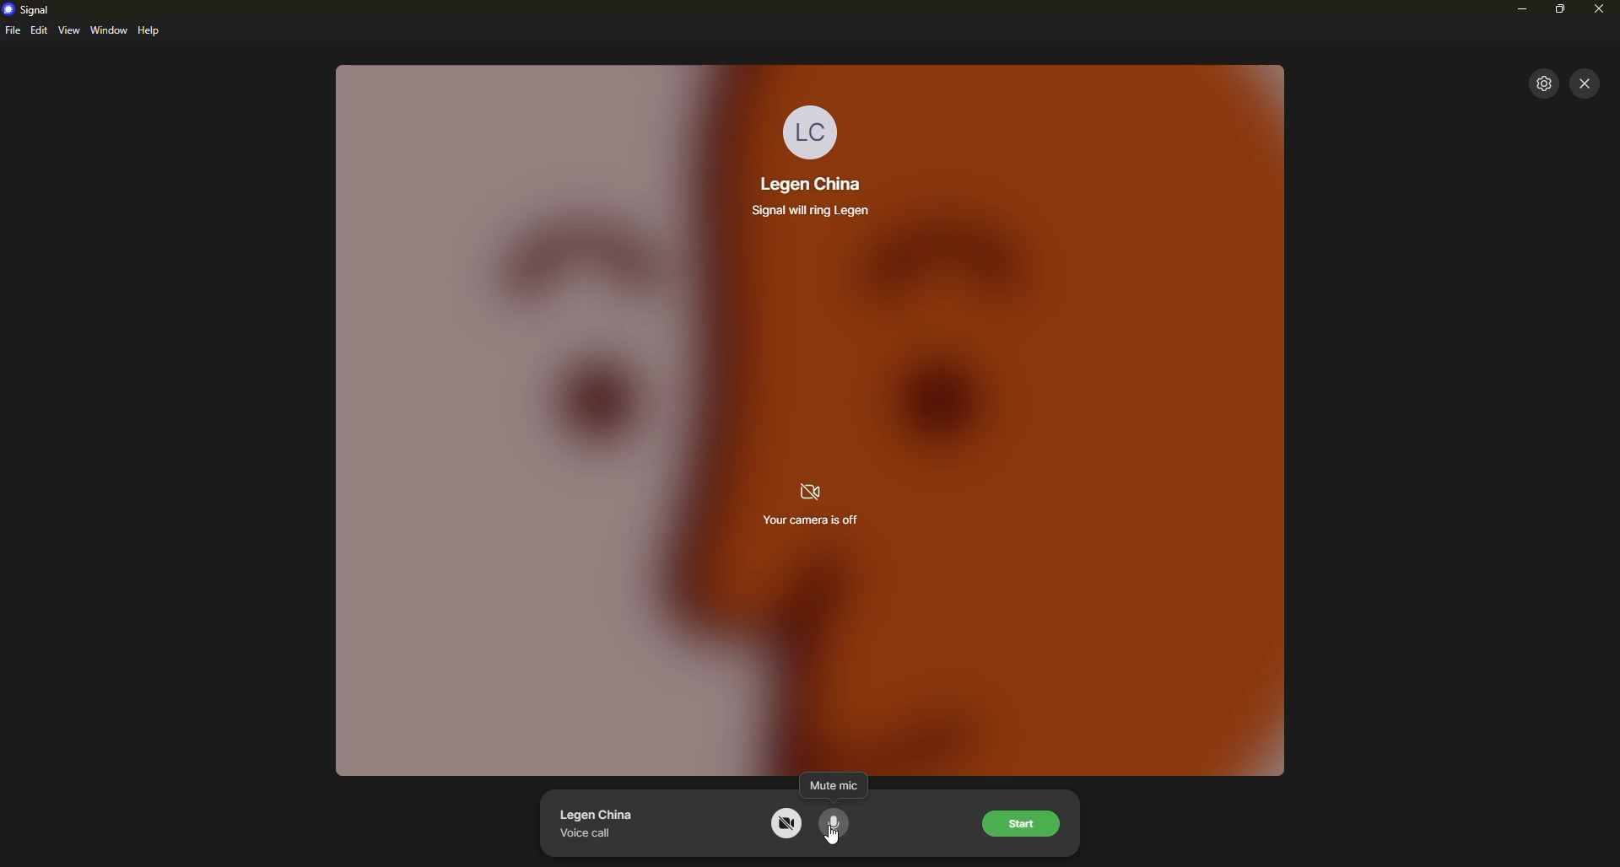 This screenshot has height=867, width=1620. What do you see at coordinates (813, 129) in the screenshot?
I see `profile pic` at bounding box center [813, 129].